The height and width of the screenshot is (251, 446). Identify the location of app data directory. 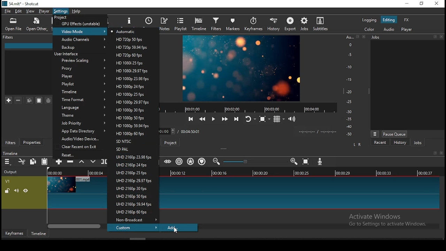
(80, 131).